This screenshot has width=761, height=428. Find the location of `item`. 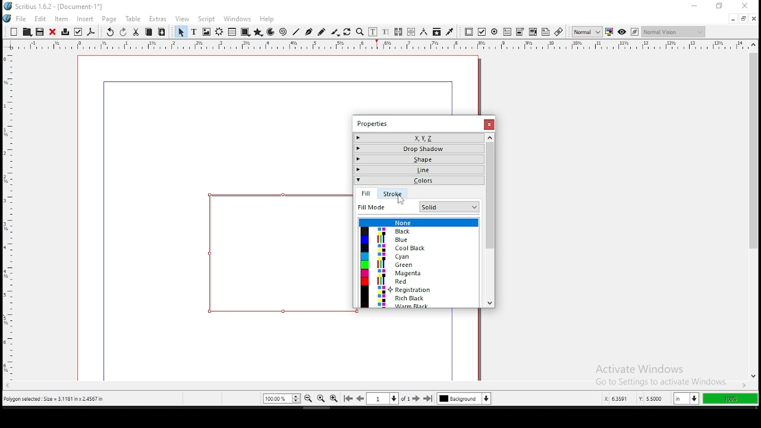

item is located at coordinates (61, 18).